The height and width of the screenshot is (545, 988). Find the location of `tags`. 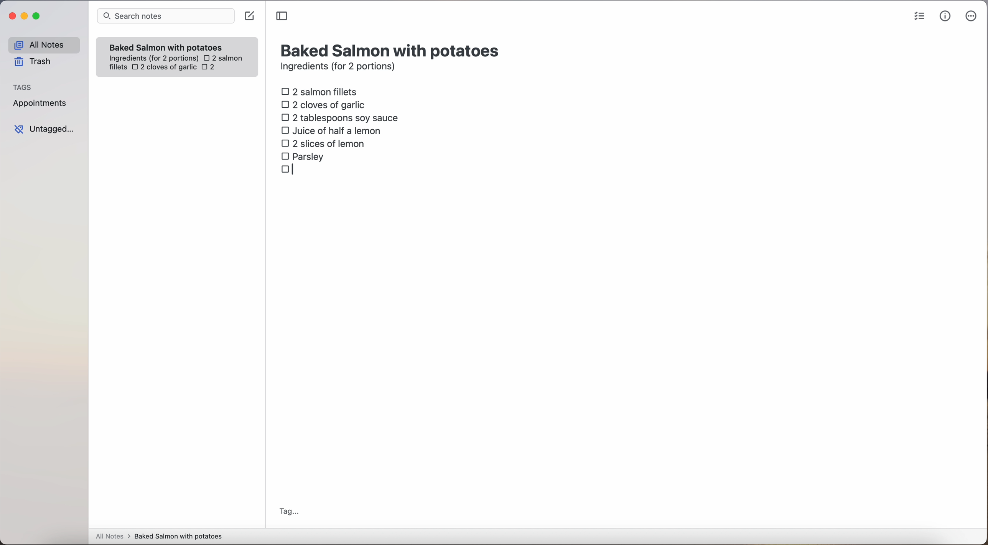

tags is located at coordinates (23, 86).